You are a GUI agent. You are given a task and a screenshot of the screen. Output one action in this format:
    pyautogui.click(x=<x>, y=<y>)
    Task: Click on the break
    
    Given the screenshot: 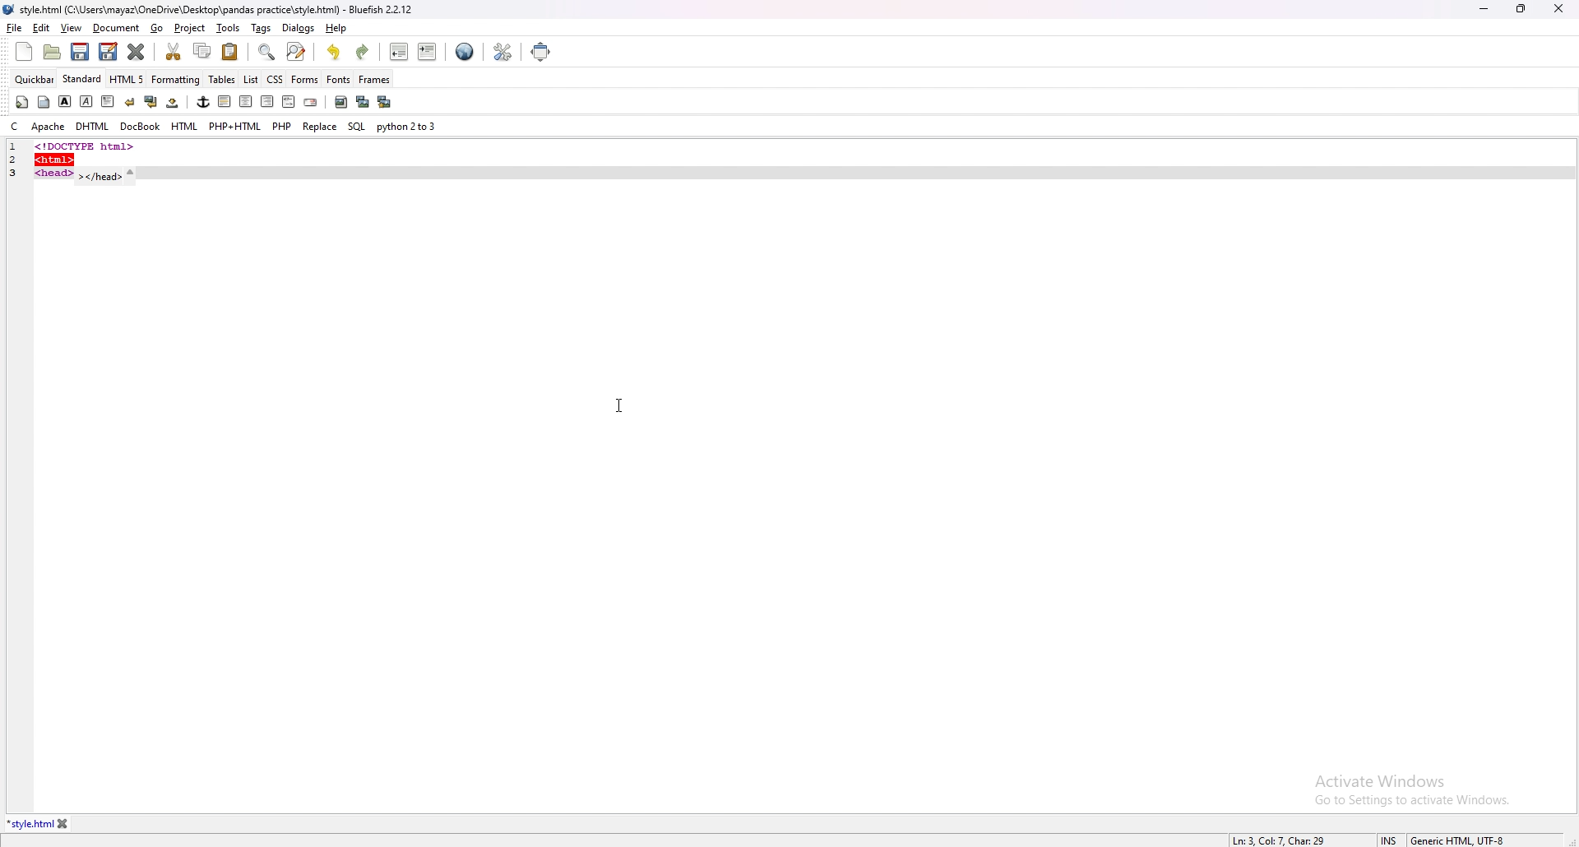 What is the action you would take?
    pyautogui.click(x=129, y=101)
    